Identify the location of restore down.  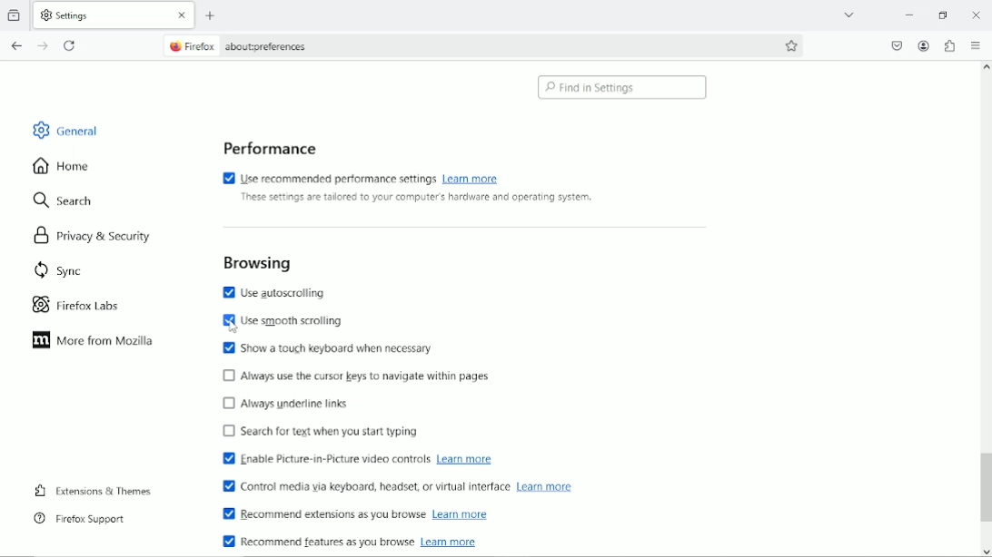
(945, 14).